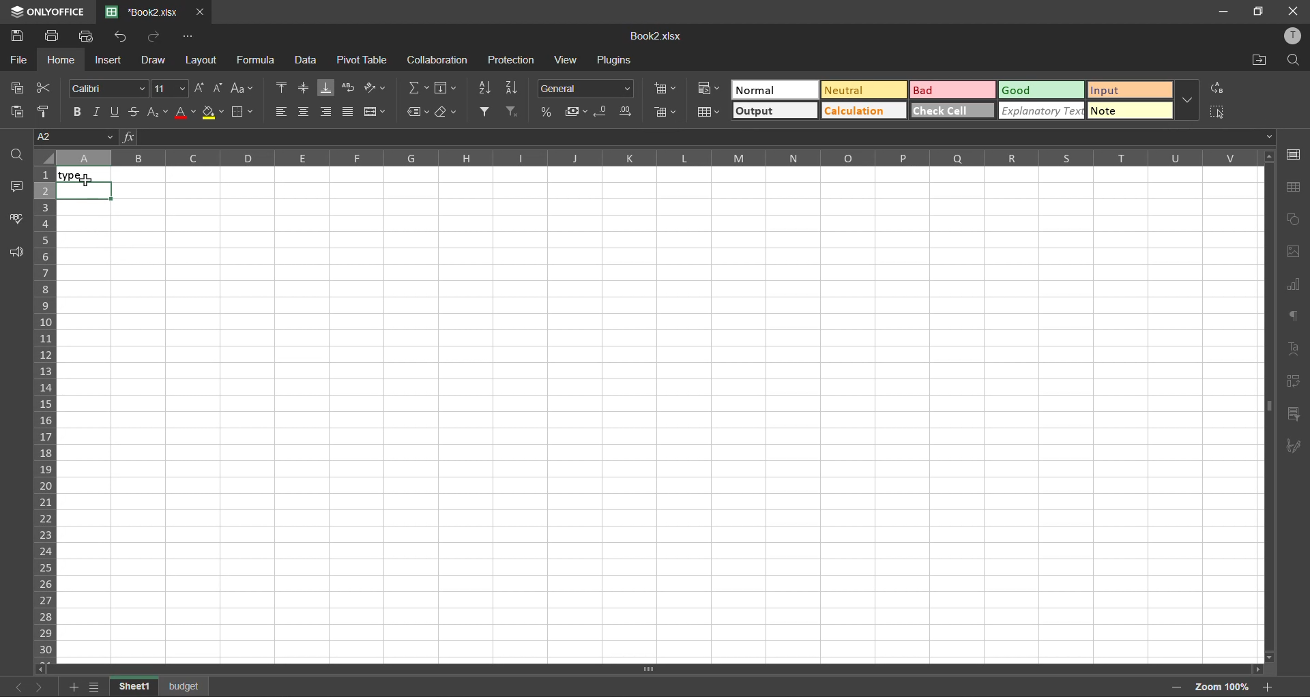 This screenshot has width=1310, height=697. I want to click on column names, so click(655, 158).